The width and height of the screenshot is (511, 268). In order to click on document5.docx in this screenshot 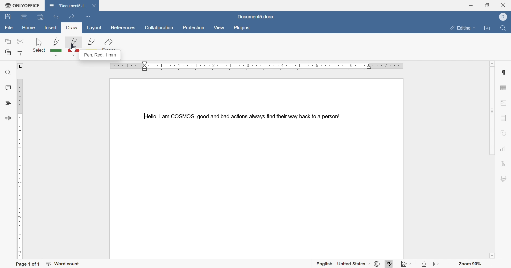, I will do `click(256, 17)`.